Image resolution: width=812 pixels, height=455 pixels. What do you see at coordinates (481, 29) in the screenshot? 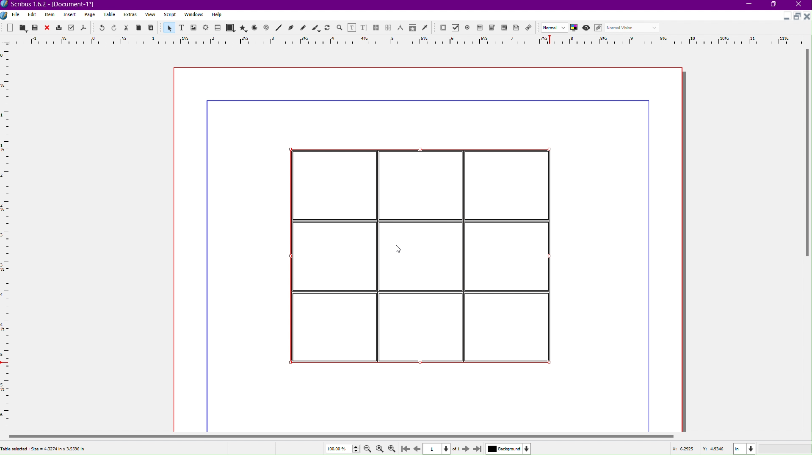
I see `PDF Text Field` at bounding box center [481, 29].